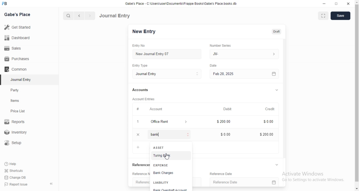 This screenshot has height=191, width=359. Describe the element at coordinates (326, 3) in the screenshot. I see `minimize` at that location.